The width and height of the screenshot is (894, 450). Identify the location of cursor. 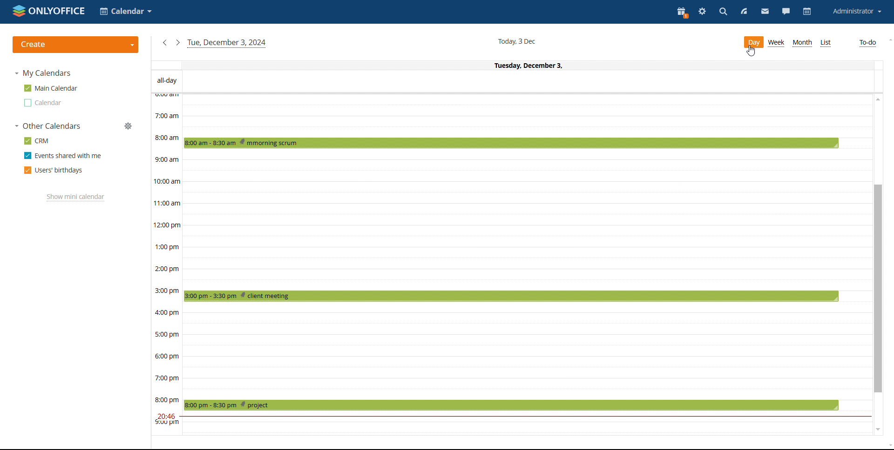
(750, 52).